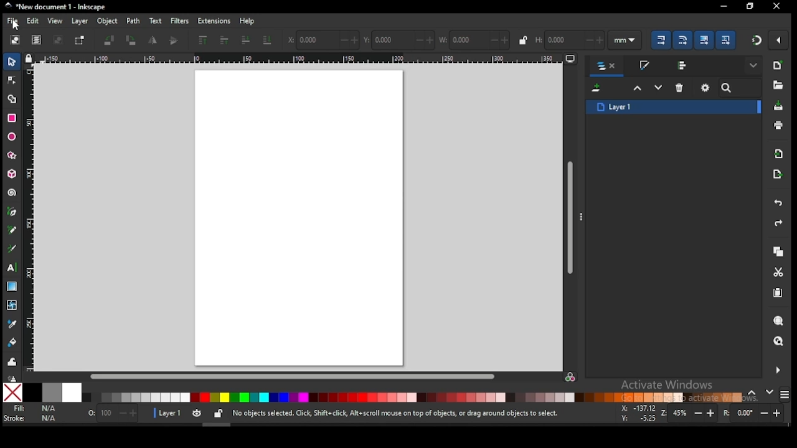  Describe the element at coordinates (214, 21) in the screenshot. I see `extensions` at that location.